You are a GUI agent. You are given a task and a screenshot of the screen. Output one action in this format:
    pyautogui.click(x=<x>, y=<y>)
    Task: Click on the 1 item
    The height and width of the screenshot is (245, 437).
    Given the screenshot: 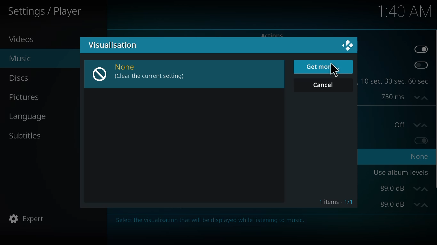 What is the action you would take?
    pyautogui.click(x=334, y=201)
    